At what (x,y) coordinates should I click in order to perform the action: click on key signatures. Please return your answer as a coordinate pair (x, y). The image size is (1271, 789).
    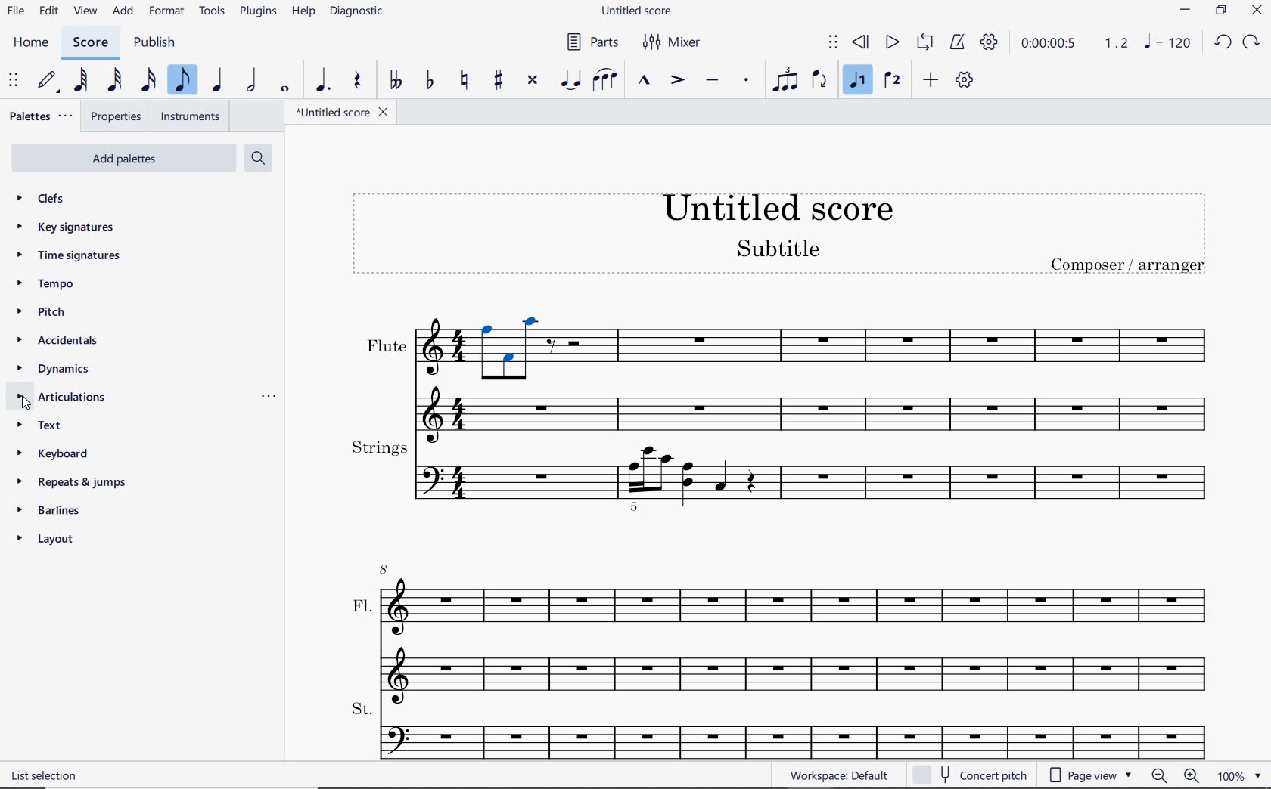
    Looking at the image, I should click on (69, 230).